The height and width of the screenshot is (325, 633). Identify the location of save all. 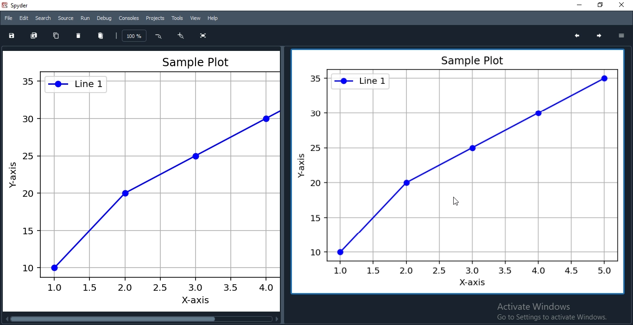
(34, 35).